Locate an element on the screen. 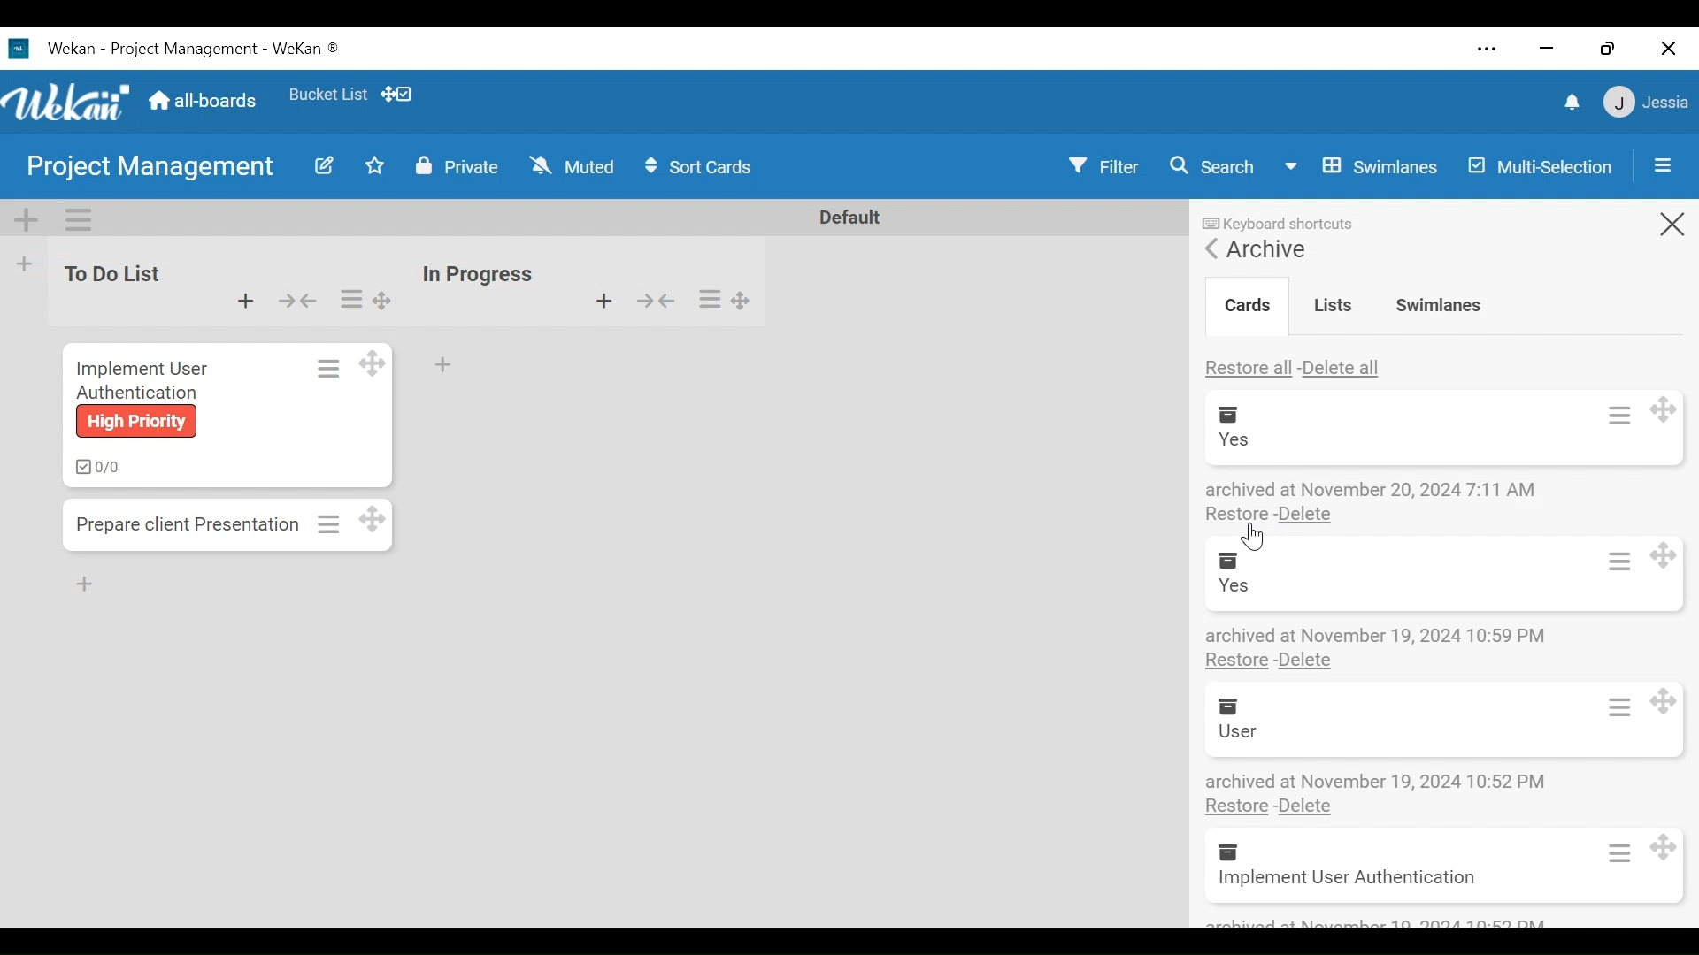 Image resolution: width=1699 pixels, height=955 pixels. Desktop Drag handles is located at coordinates (371, 363).